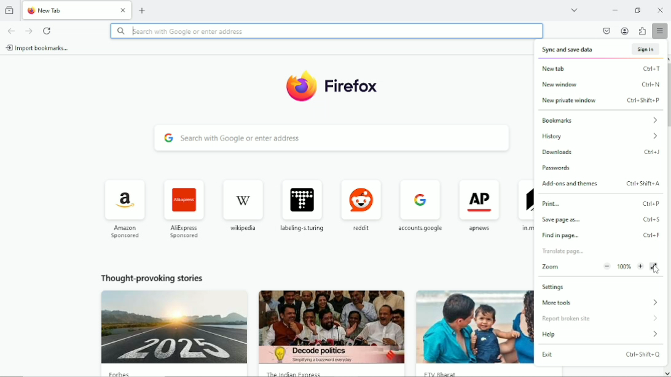  Describe the element at coordinates (474, 325) in the screenshot. I see `image` at that location.